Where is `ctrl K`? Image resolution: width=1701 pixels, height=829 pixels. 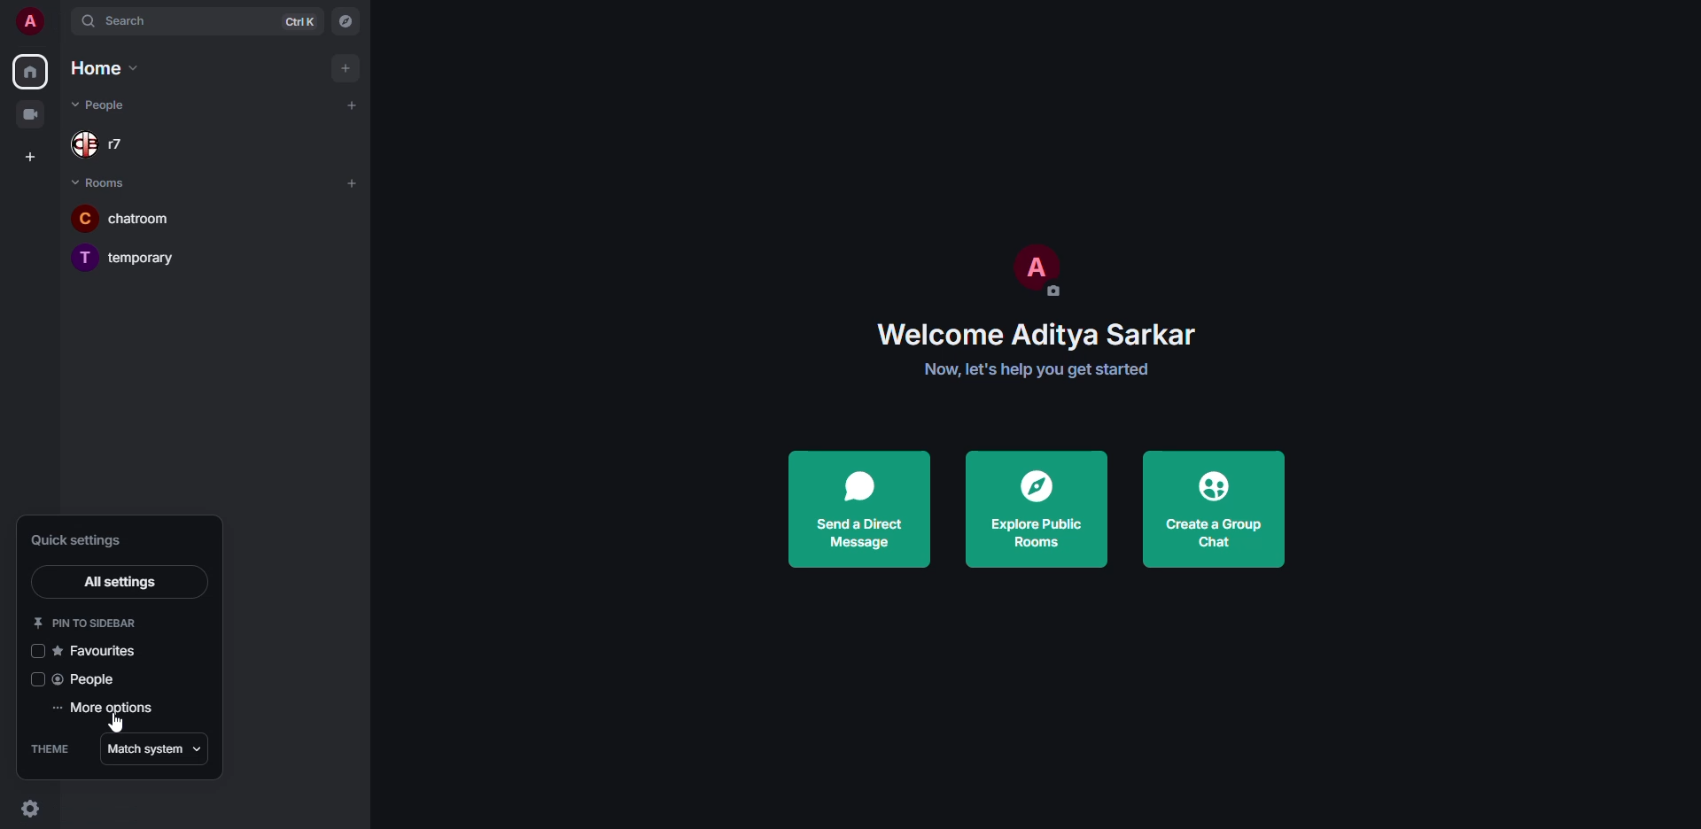 ctrl K is located at coordinates (299, 21).